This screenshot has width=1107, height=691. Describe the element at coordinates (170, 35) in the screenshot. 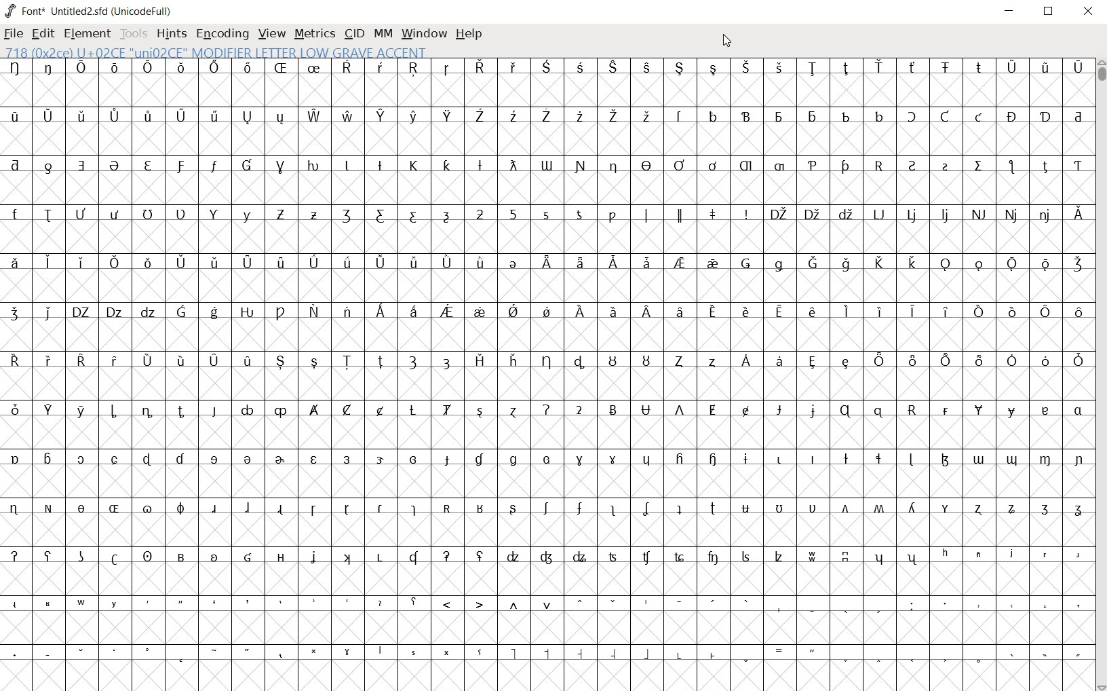

I see `hints` at that location.